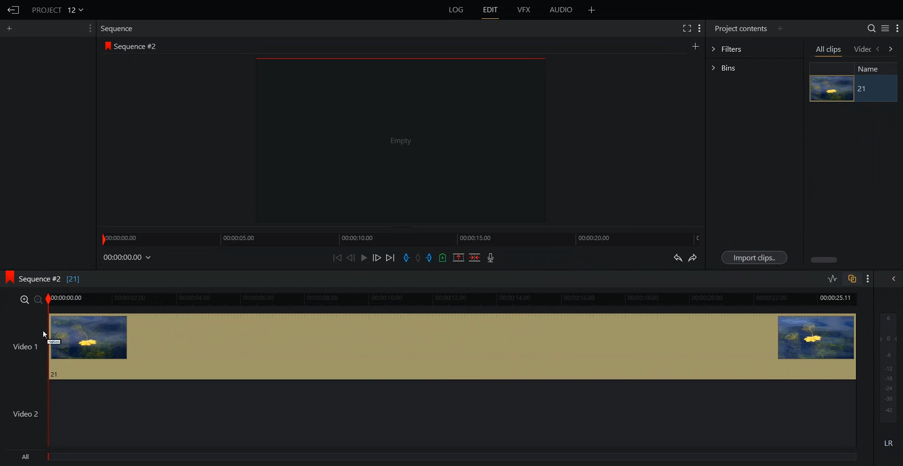  What do you see at coordinates (452, 346) in the screenshot?
I see `Video 1` at bounding box center [452, 346].